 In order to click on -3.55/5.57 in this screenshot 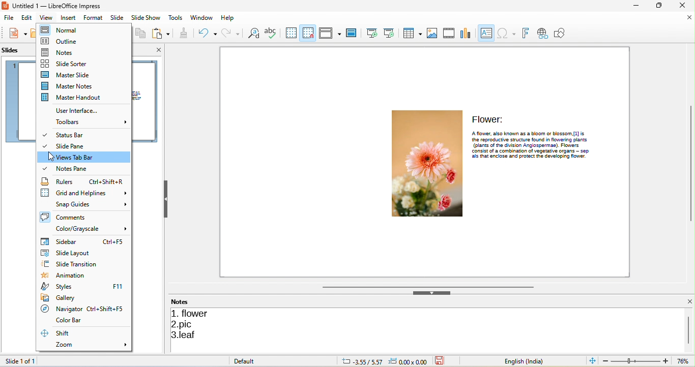, I will do `click(360, 361)`.